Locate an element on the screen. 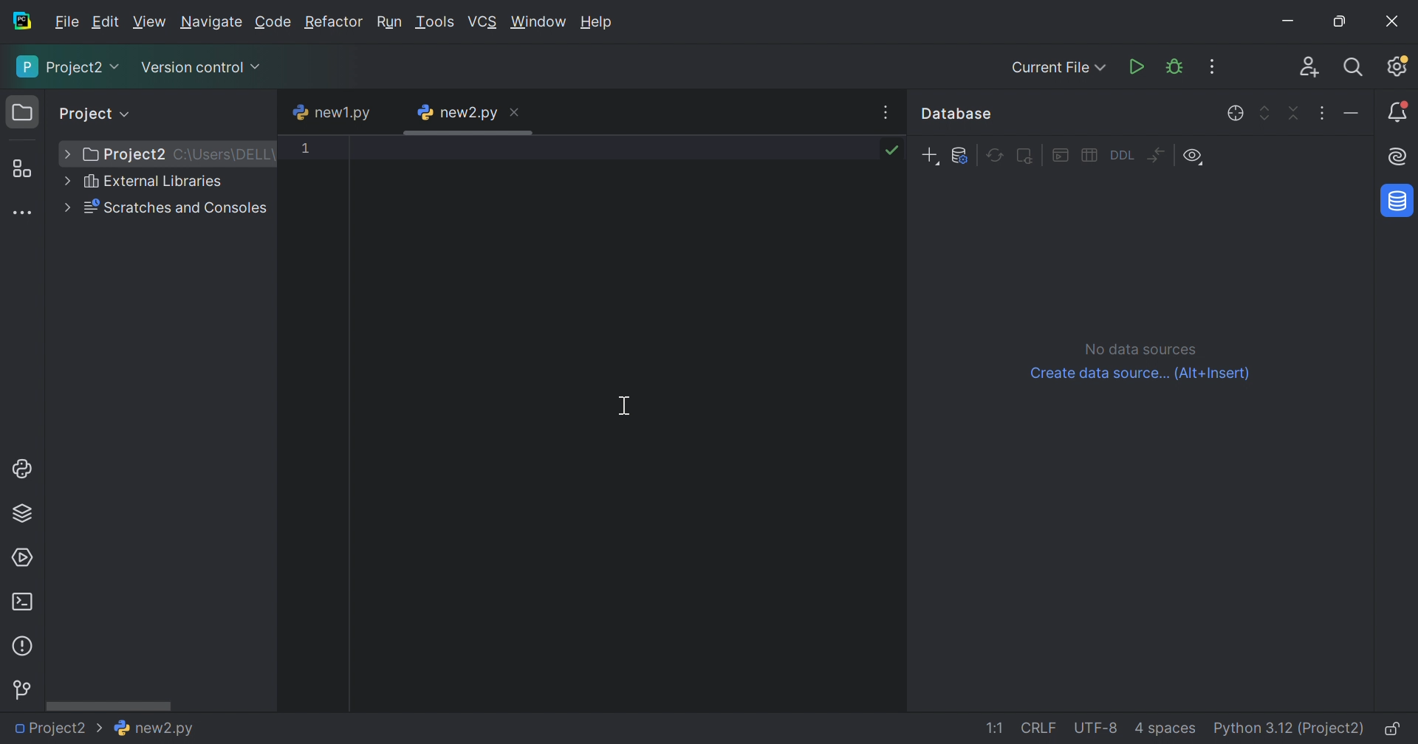 The width and height of the screenshot is (1418, 744). Make file read-only is located at coordinates (1394, 730).